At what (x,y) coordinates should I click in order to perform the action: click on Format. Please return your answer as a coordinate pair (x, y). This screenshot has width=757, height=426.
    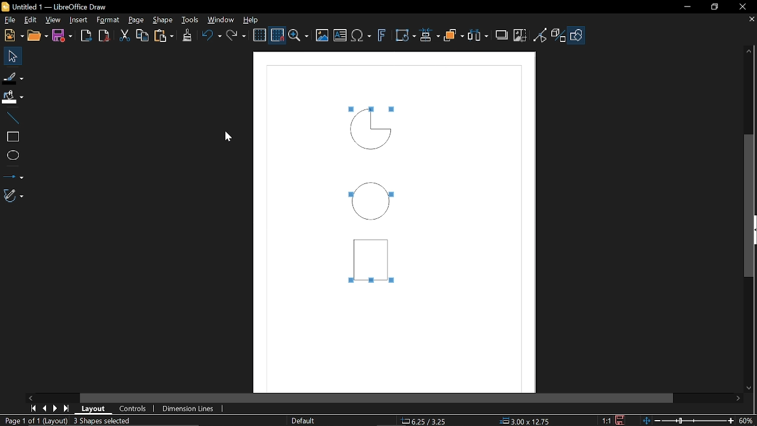
    Looking at the image, I should click on (108, 20).